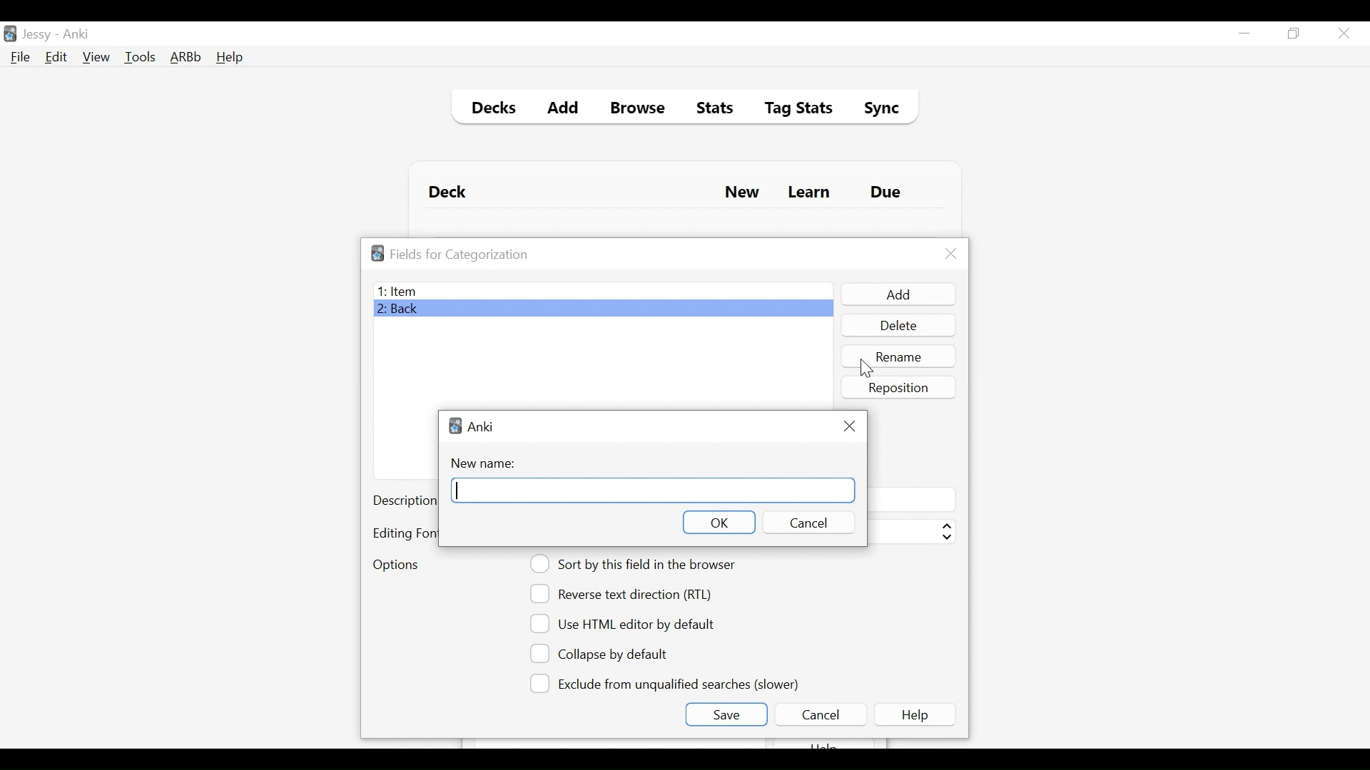  I want to click on New Name Field, so click(654, 491).